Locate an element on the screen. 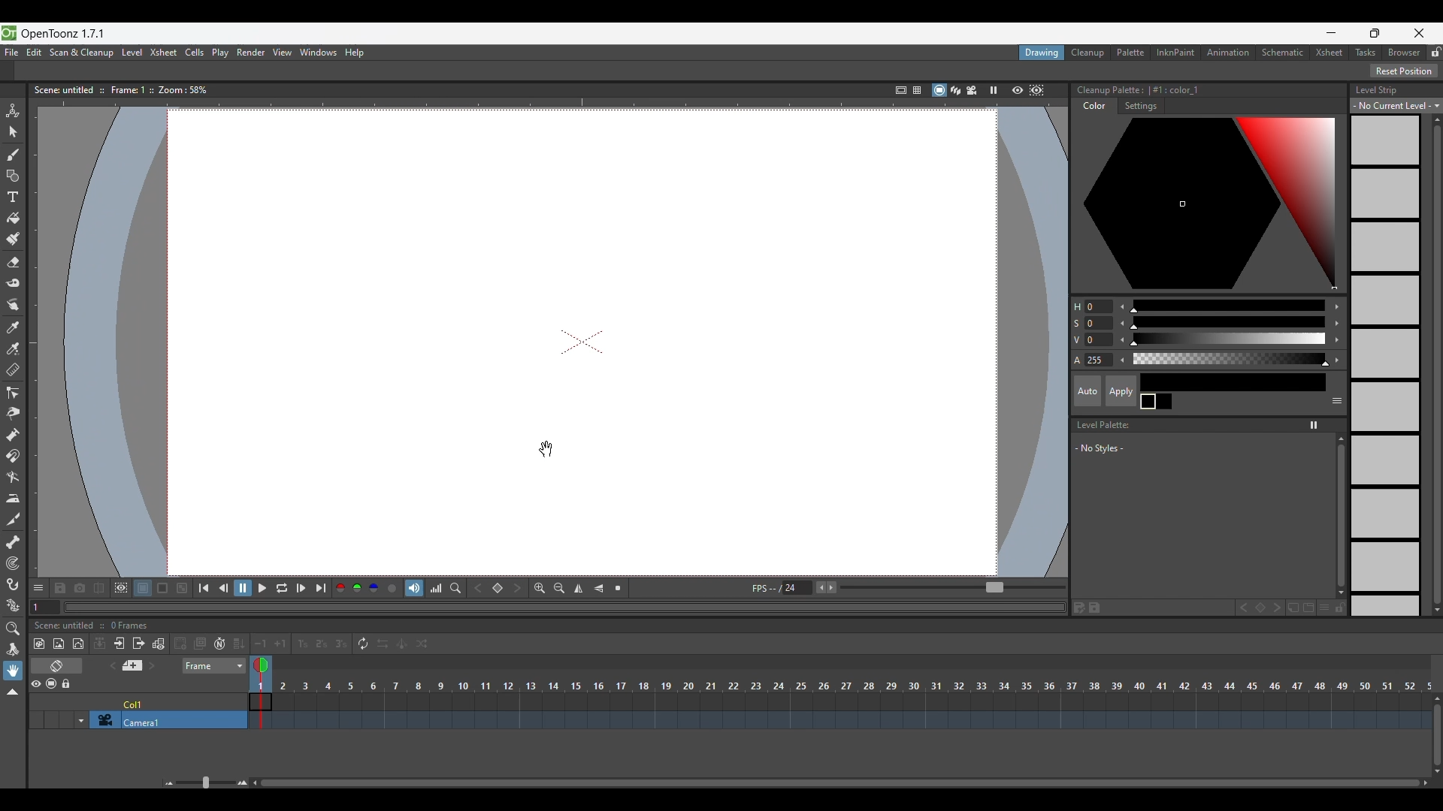 Image resolution: width=1443 pixels, height=811 pixels. Previous frame is located at coordinates (223, 588).